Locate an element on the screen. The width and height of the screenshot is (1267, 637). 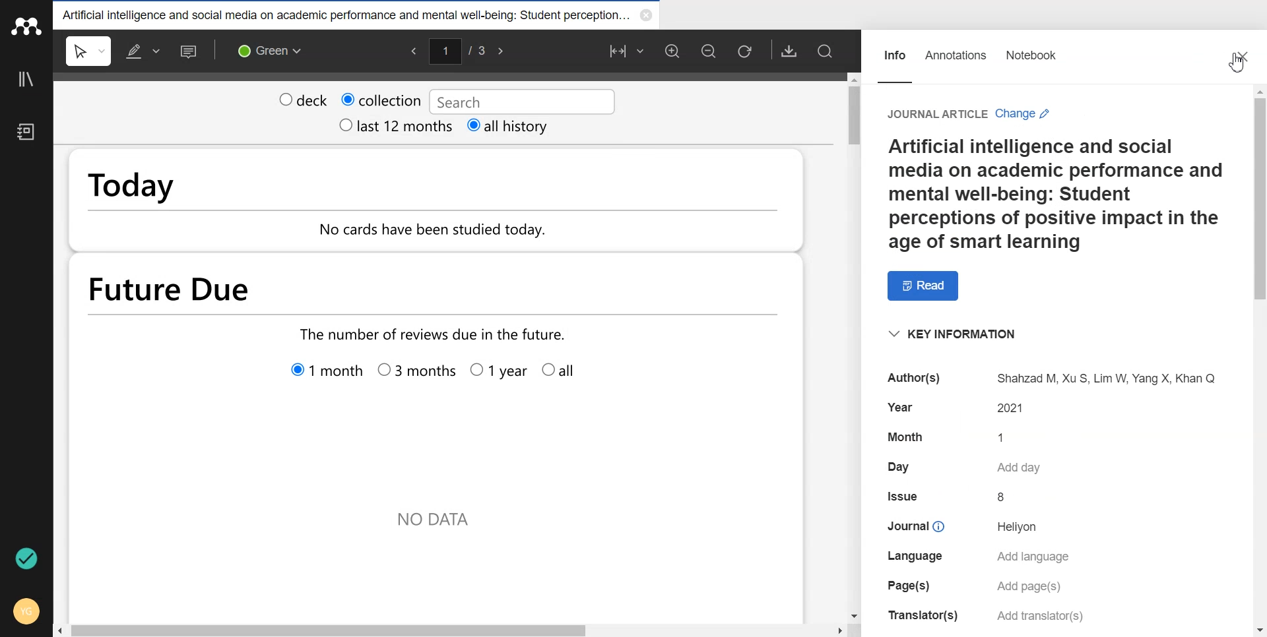
collection is located at coordinates (381, 98).